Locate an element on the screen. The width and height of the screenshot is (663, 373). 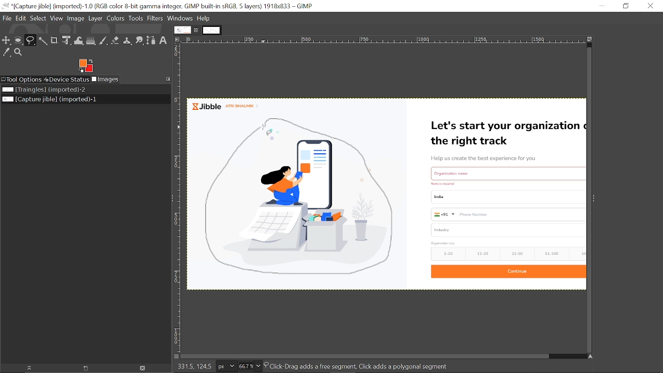
Access the image menu is located at coordinates (178, 40).